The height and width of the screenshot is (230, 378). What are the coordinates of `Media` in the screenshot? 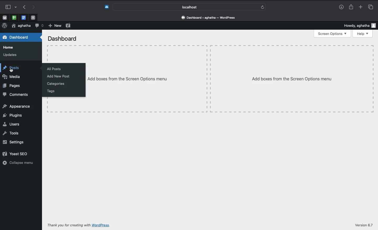 It's located at (14, 77).